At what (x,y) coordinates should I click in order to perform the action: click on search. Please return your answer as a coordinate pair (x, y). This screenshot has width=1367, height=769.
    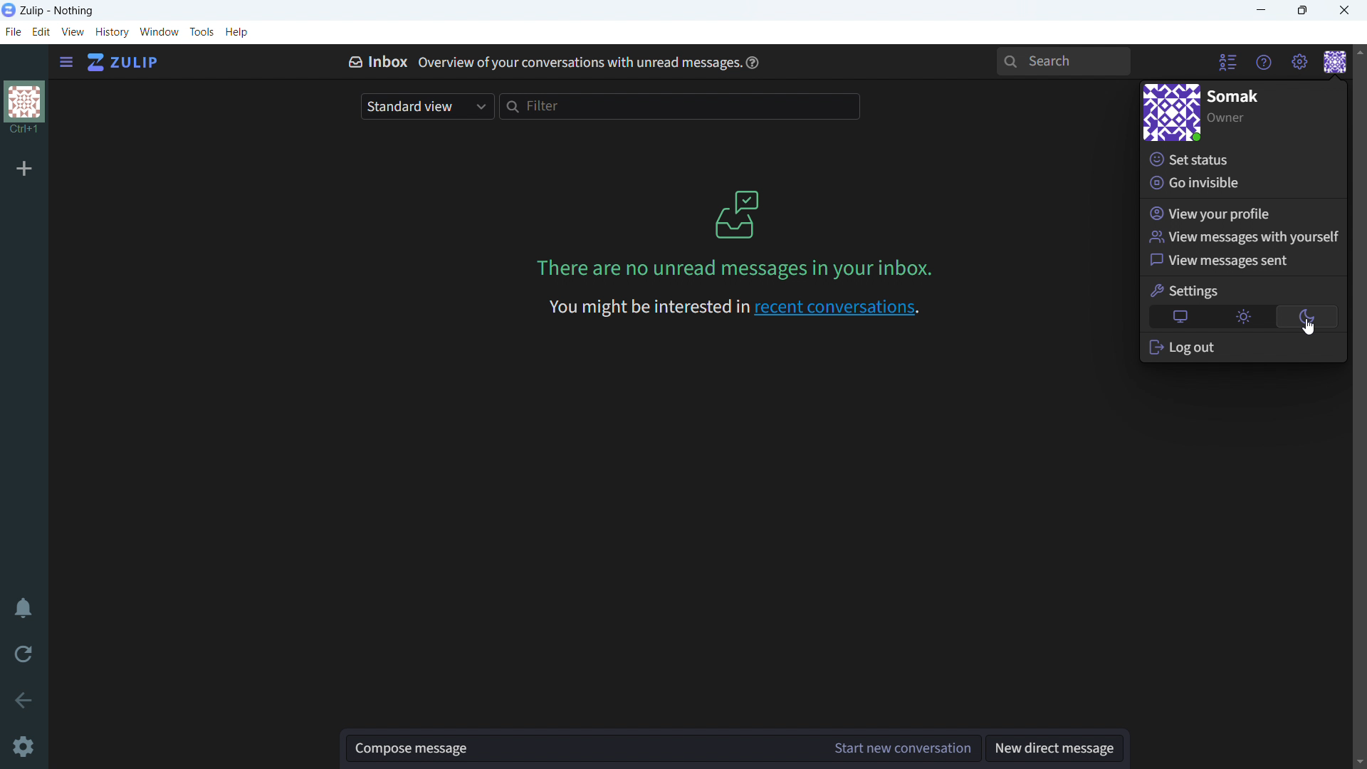
    Looking at the image, I should click on (1064, 61).